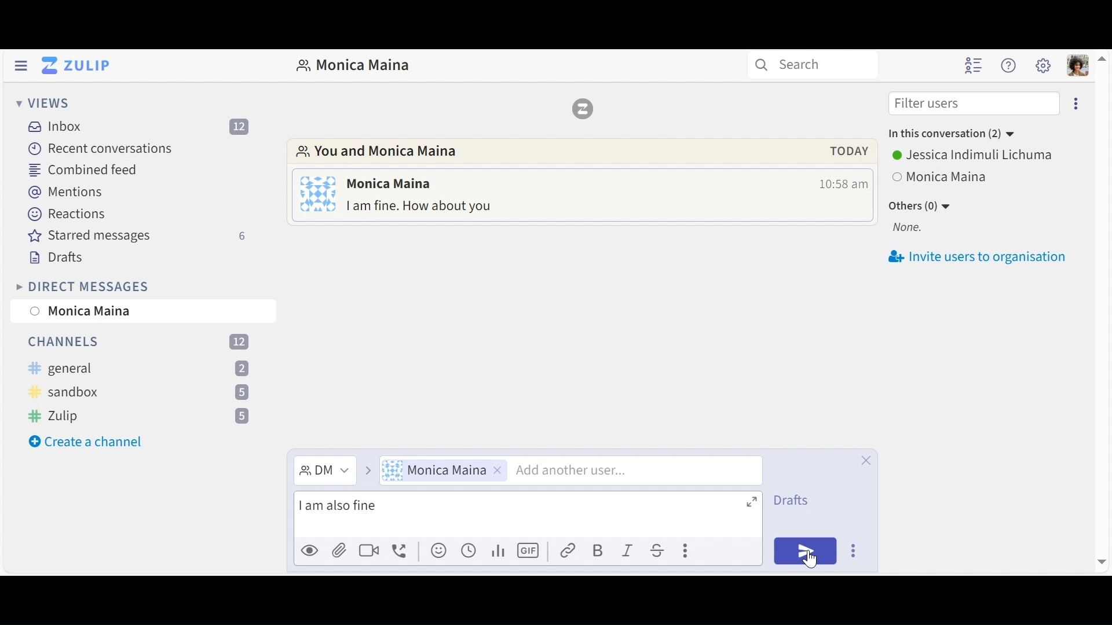 This screenshot has height=625, width=1112. Describe the element at coordinates (57, 257) in the screenshot. I see `Drafts` at that location.